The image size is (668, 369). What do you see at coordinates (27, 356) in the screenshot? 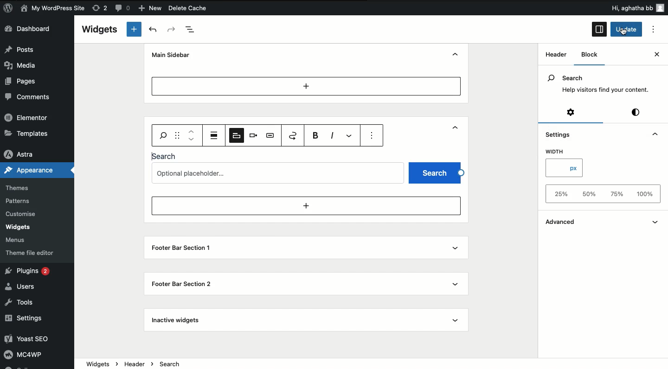
I see `MC4WP` at bounding box center [27, 356].